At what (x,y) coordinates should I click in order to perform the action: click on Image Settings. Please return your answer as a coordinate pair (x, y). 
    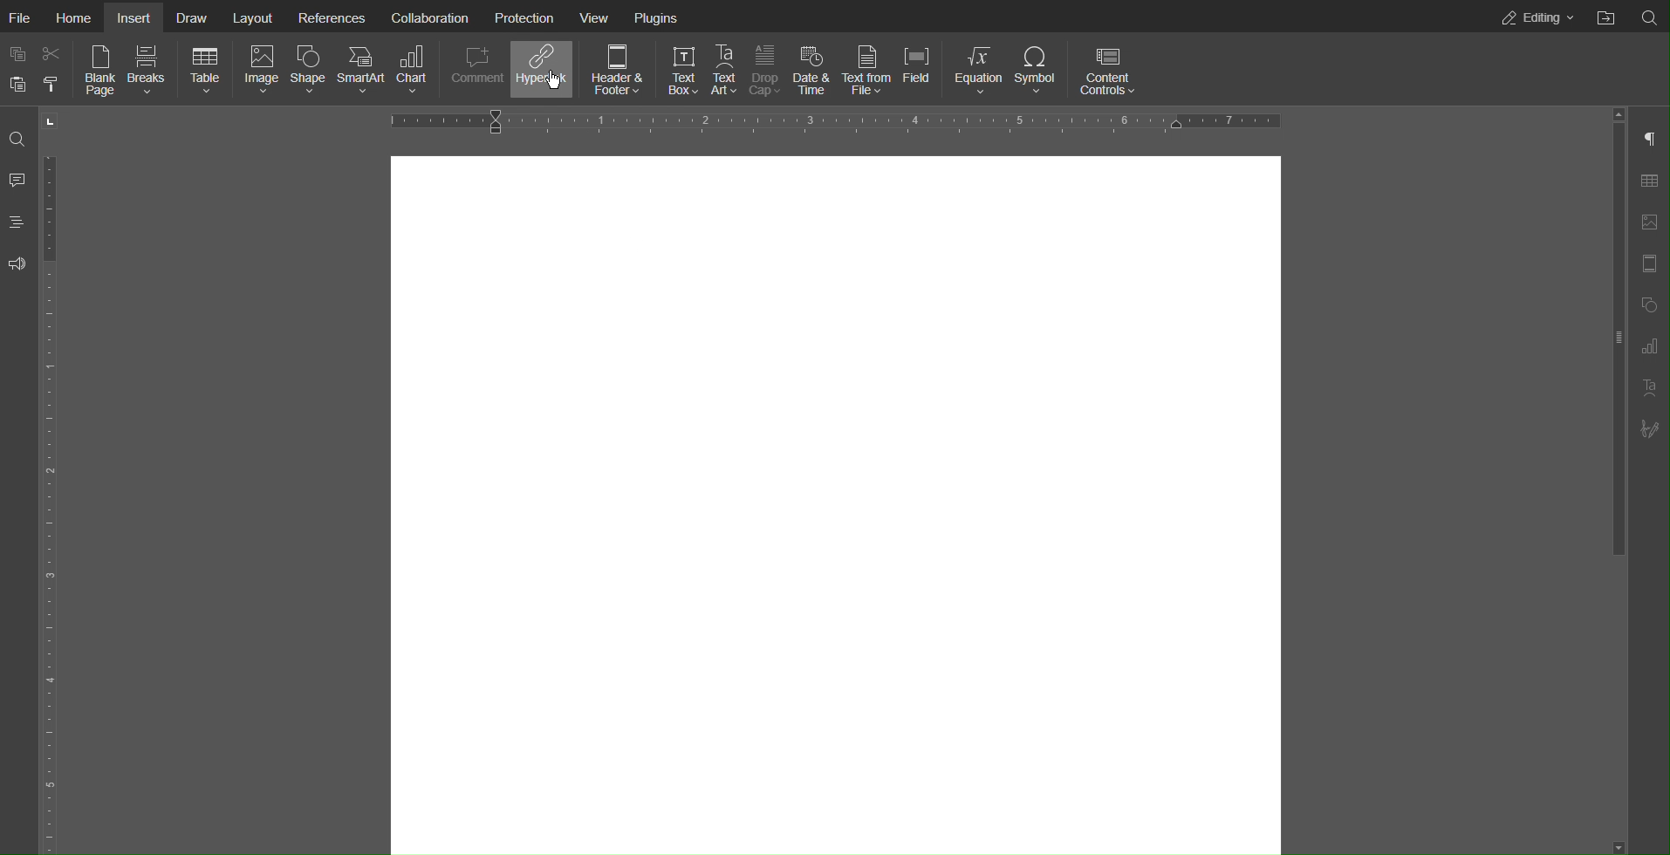
    Looking at the image, I should click on (1648, 222).